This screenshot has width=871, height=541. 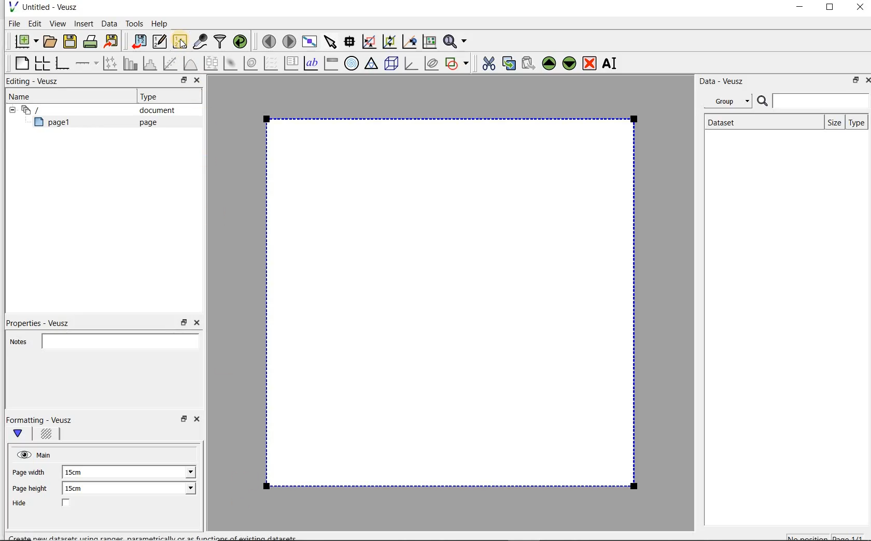 What do you see at coordinates (232, 64) in the screenshot?
I see `plot a 2d dataset as an image` at bounding box center [232, 64].